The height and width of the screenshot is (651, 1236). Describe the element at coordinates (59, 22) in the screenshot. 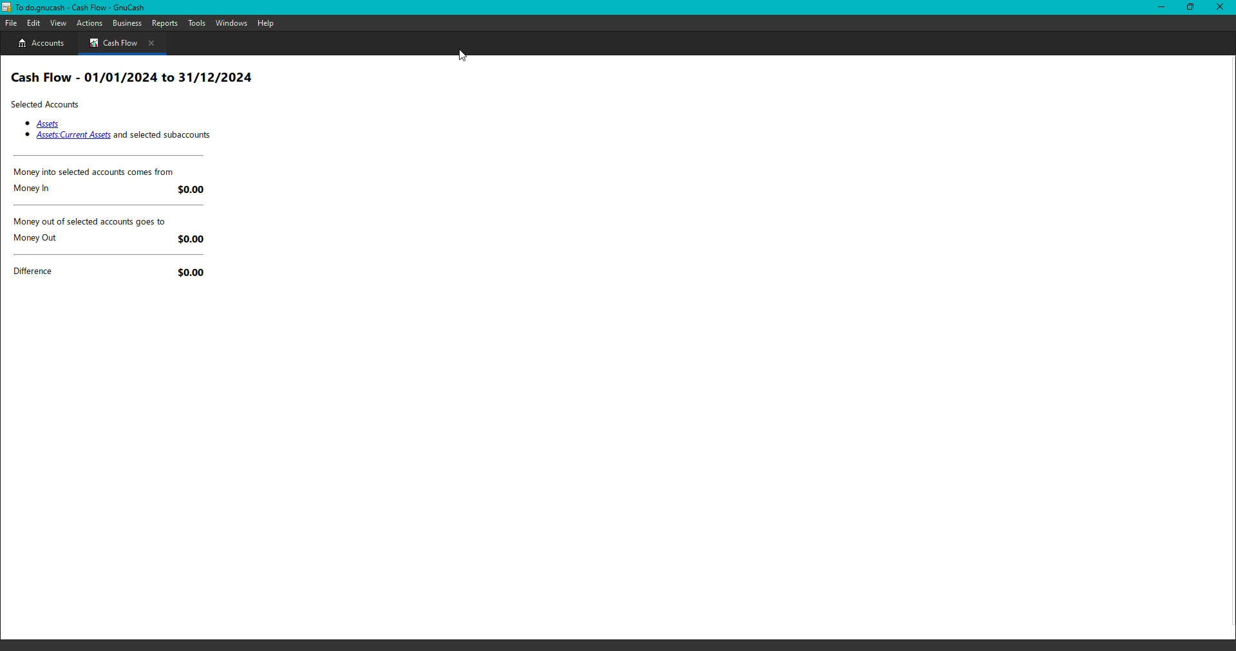

I see `View` at that location.